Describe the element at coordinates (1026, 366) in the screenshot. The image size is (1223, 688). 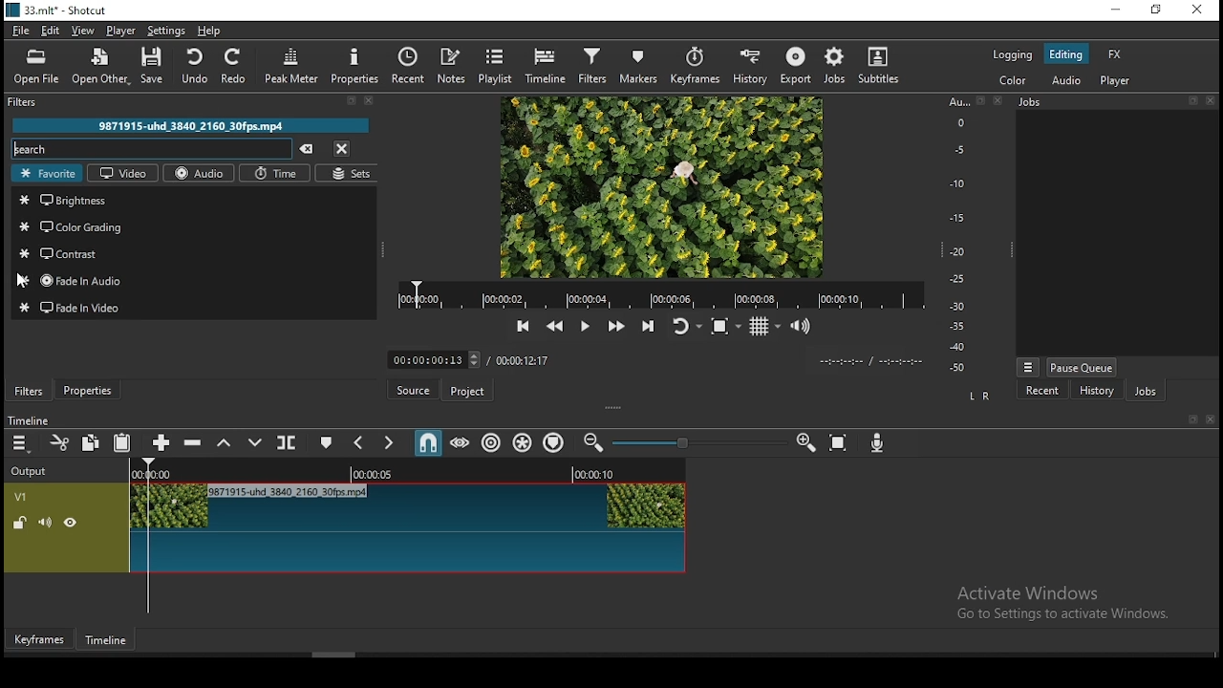
I see `more` at that location.